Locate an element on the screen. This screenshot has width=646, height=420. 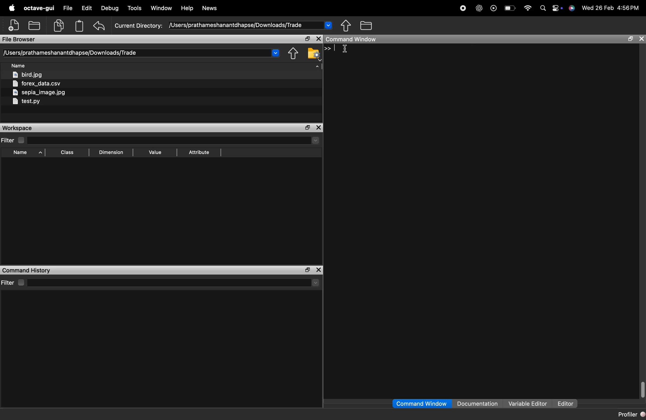
drop-down  is located at coordinates (315, 139).